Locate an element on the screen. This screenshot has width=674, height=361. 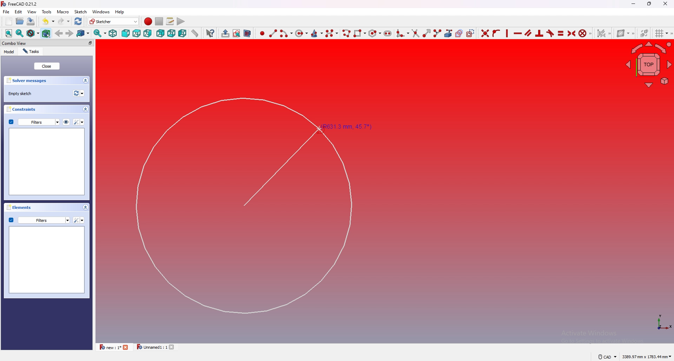
Sketcher is located at coordinates (113, 21).